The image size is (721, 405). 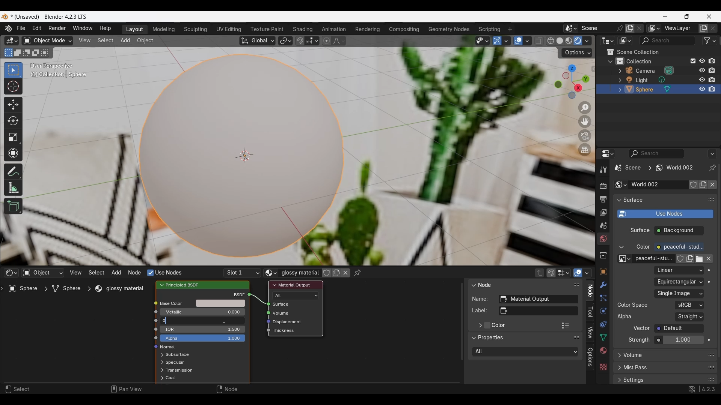 I want to click on Type of data to take shader from, so click(x=43, y=273).